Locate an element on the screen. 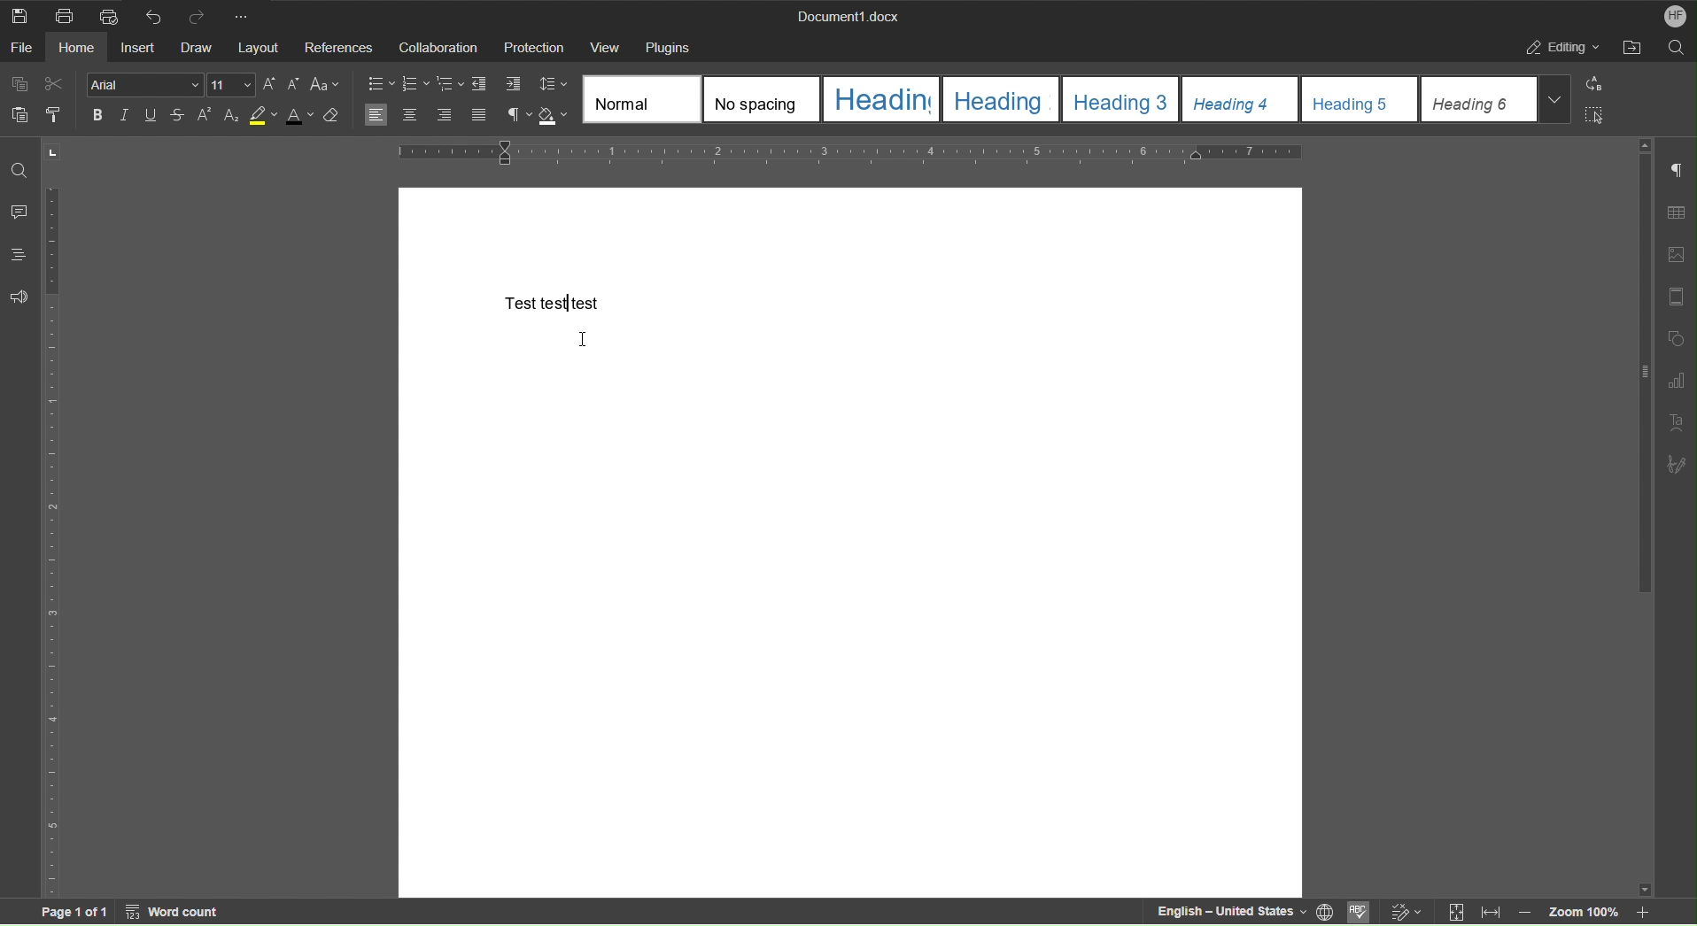 The width and height of the screenshot is (1697, 926). Increase Font Size is located at coordinates (270, 85).